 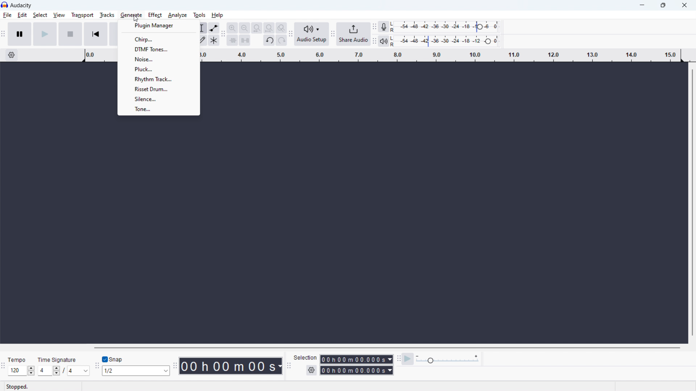 What do you see at coordinates (139, 17) in the screenshot?
I see `cursor` at bounding box center [139, 17].